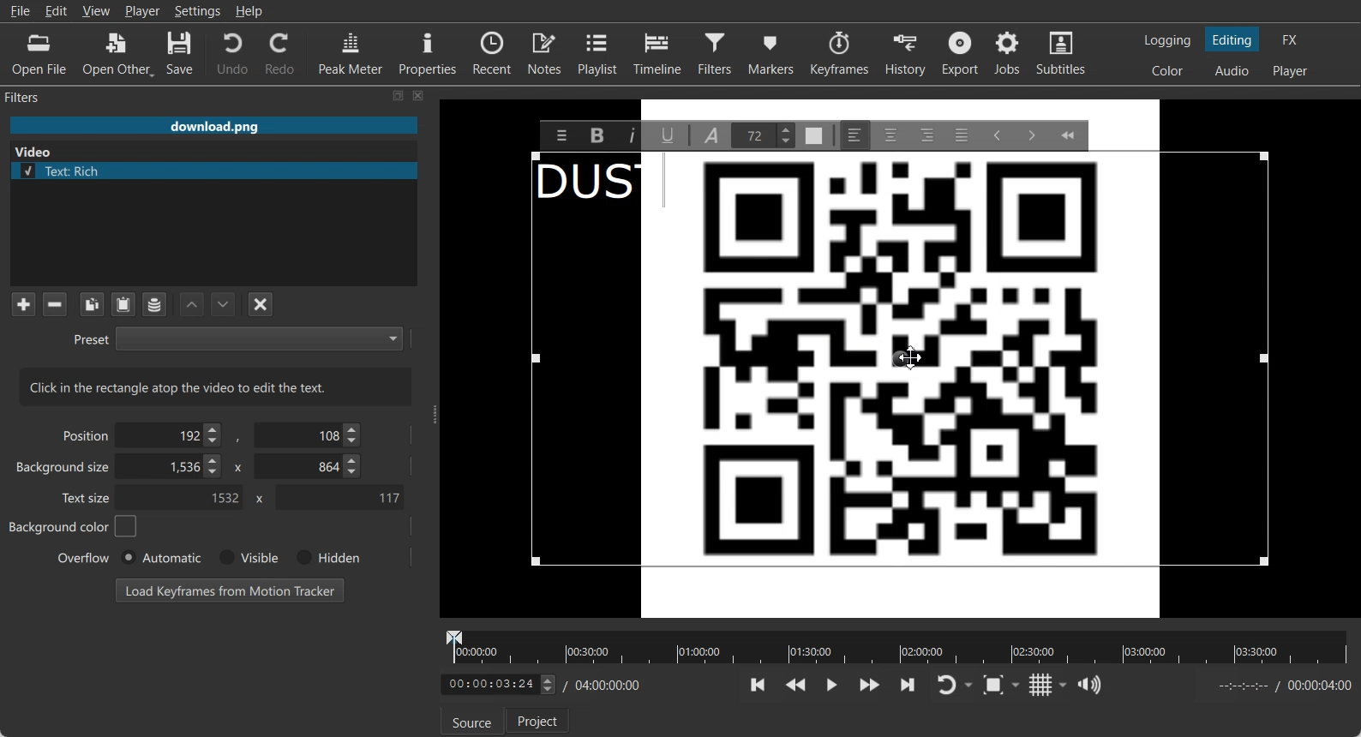 The width and height of the screenshot is (1361, 737). What do you see at coordinates (492, 51) in the screenshot?
I see `Recent` at bounding box center [492, 51].